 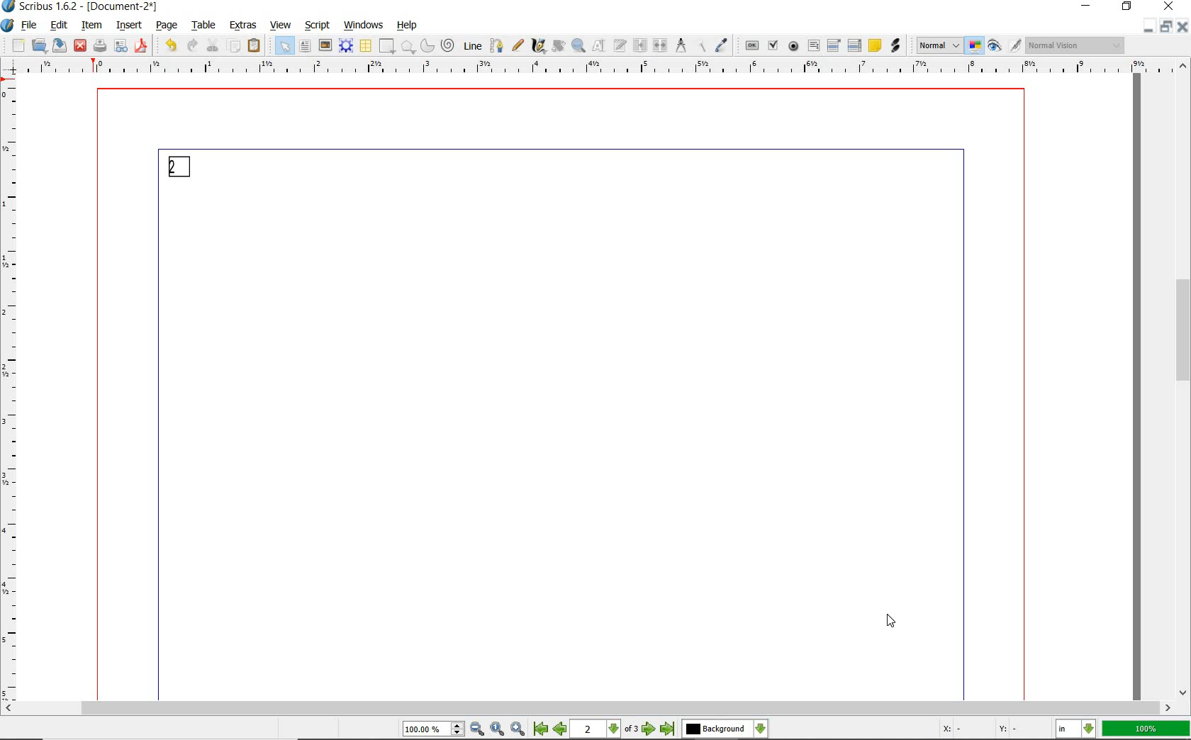 I want to click on measurements, so click(x=682, y=47).